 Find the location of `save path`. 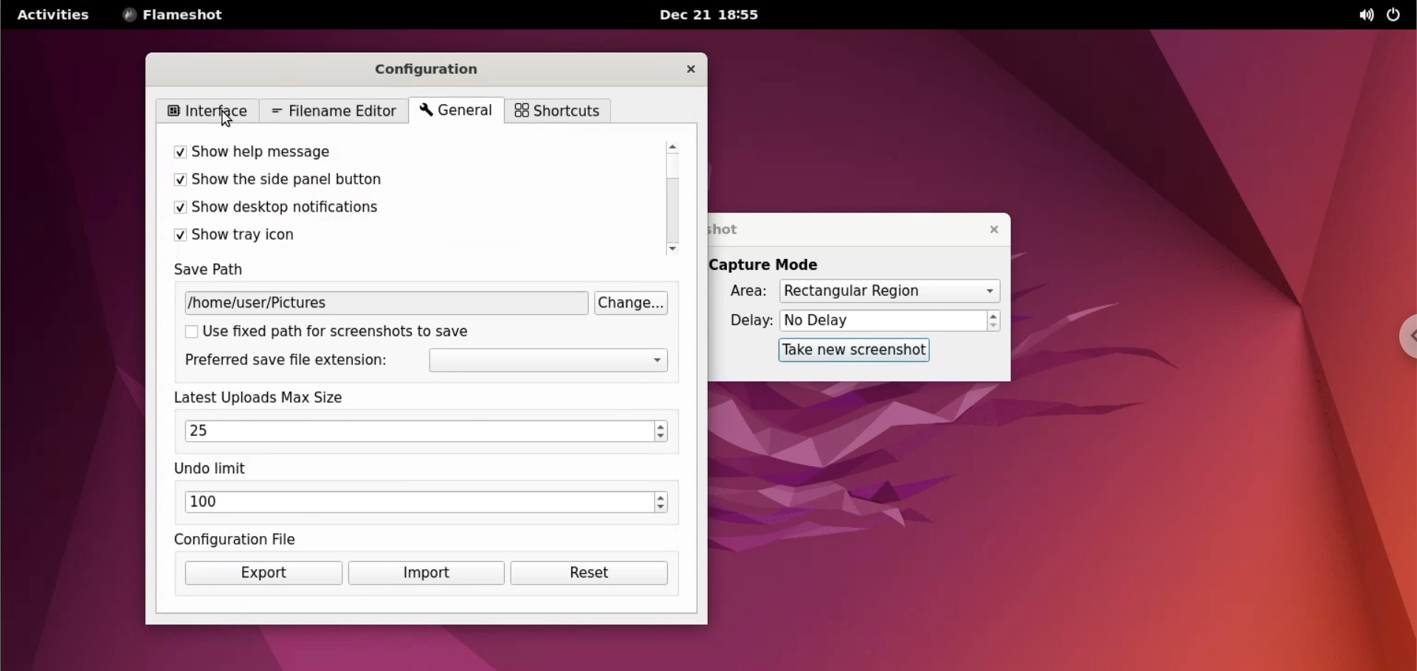

save path is located at coordinates (218, 271).